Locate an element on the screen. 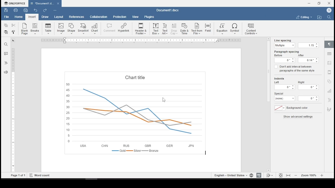 Image resolution: width=335 pixels, height=188 pixels. field is located at coordinates (209, 28).